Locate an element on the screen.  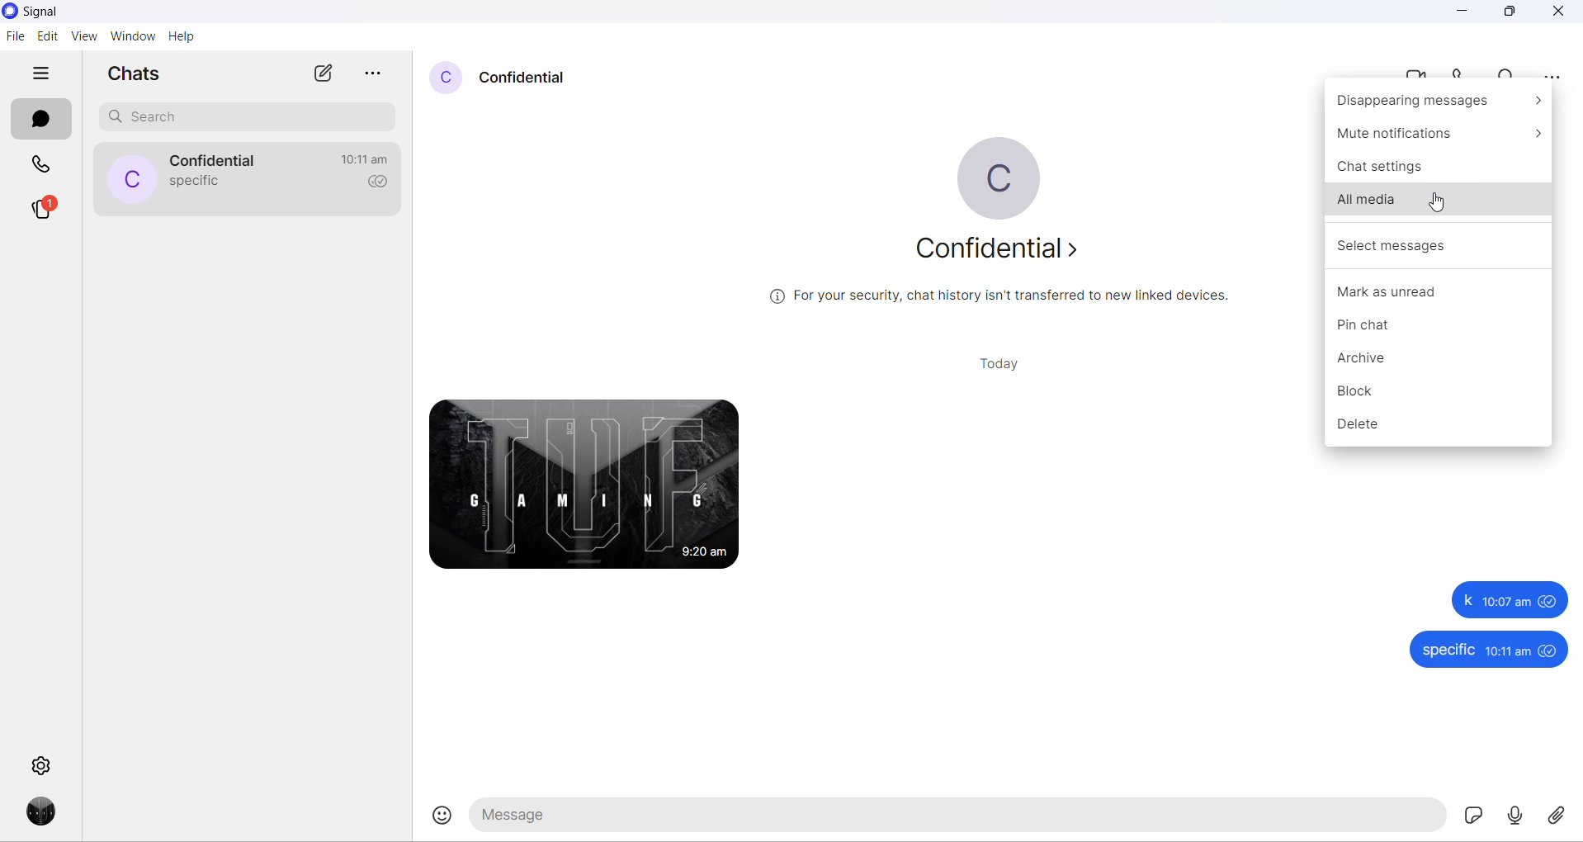
more options is located at coordinates (1552, 74).